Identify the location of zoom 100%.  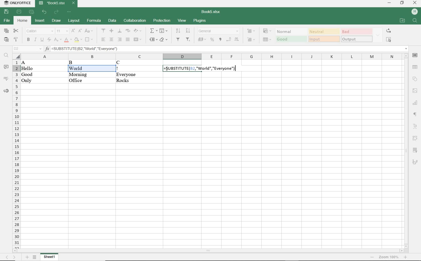
(389, 257).